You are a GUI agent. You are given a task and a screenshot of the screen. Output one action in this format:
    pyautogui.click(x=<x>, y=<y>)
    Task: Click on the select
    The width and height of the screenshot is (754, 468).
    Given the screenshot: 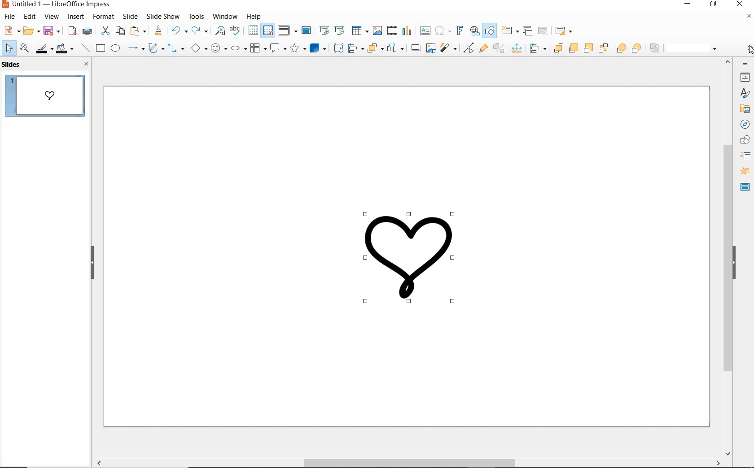 What is the action you would take?
    pyautogui.click(x=9, y=49)
    